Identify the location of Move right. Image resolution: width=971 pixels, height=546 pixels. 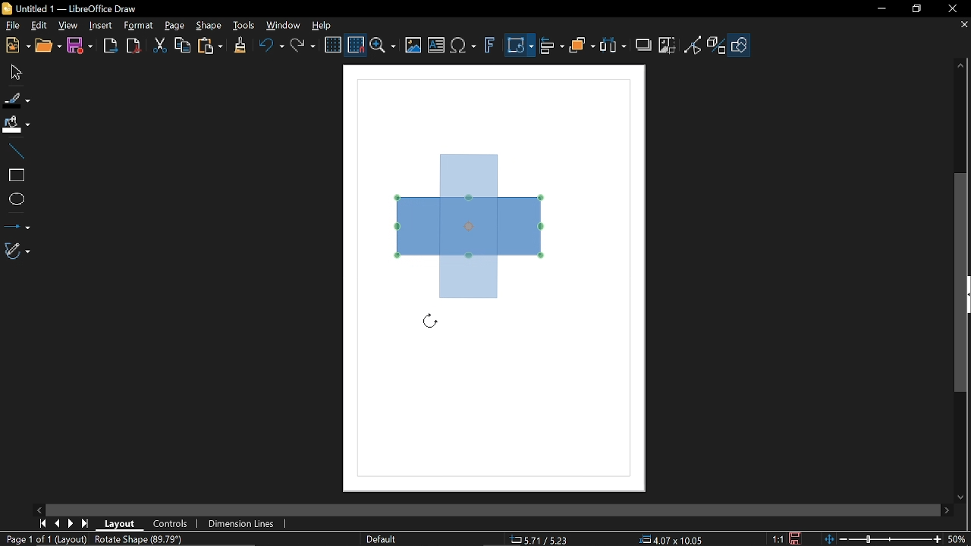
(948, 511).